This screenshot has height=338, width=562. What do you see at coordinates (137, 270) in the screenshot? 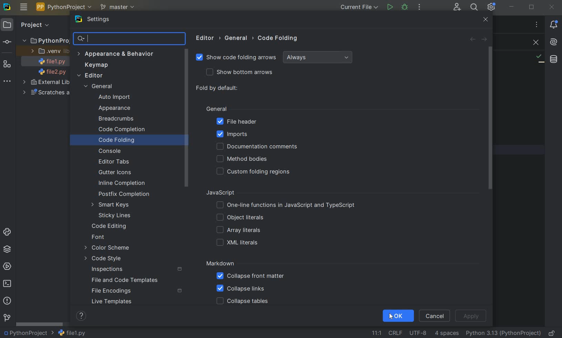
I see `INSPECTIONS` at bounding box center [137, 270].